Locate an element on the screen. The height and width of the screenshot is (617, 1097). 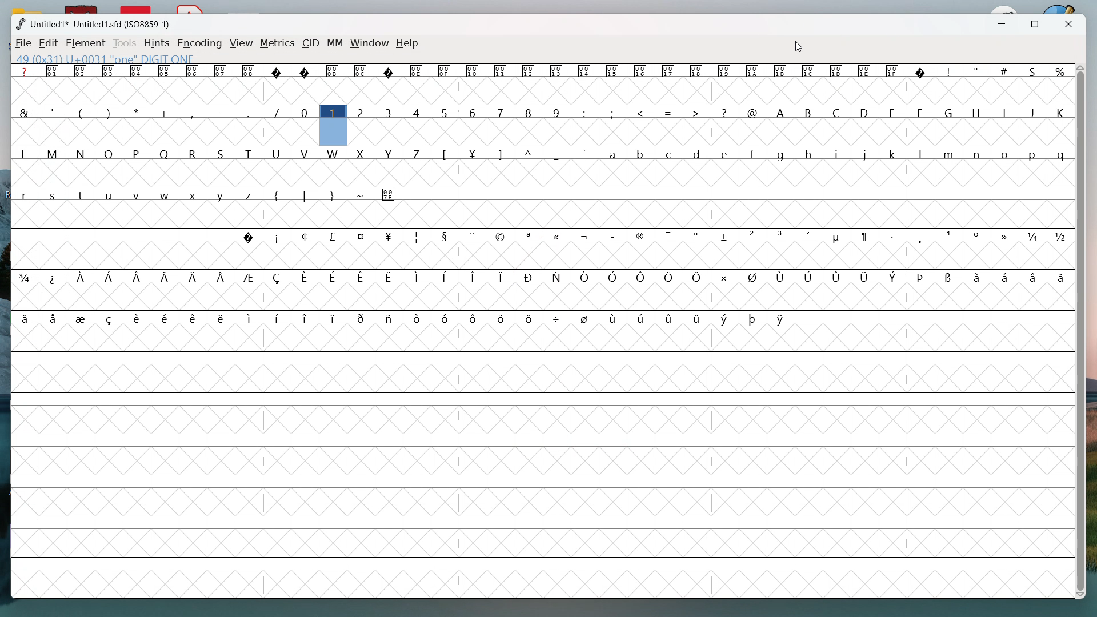
symbol is located at coordinates (949, 277).